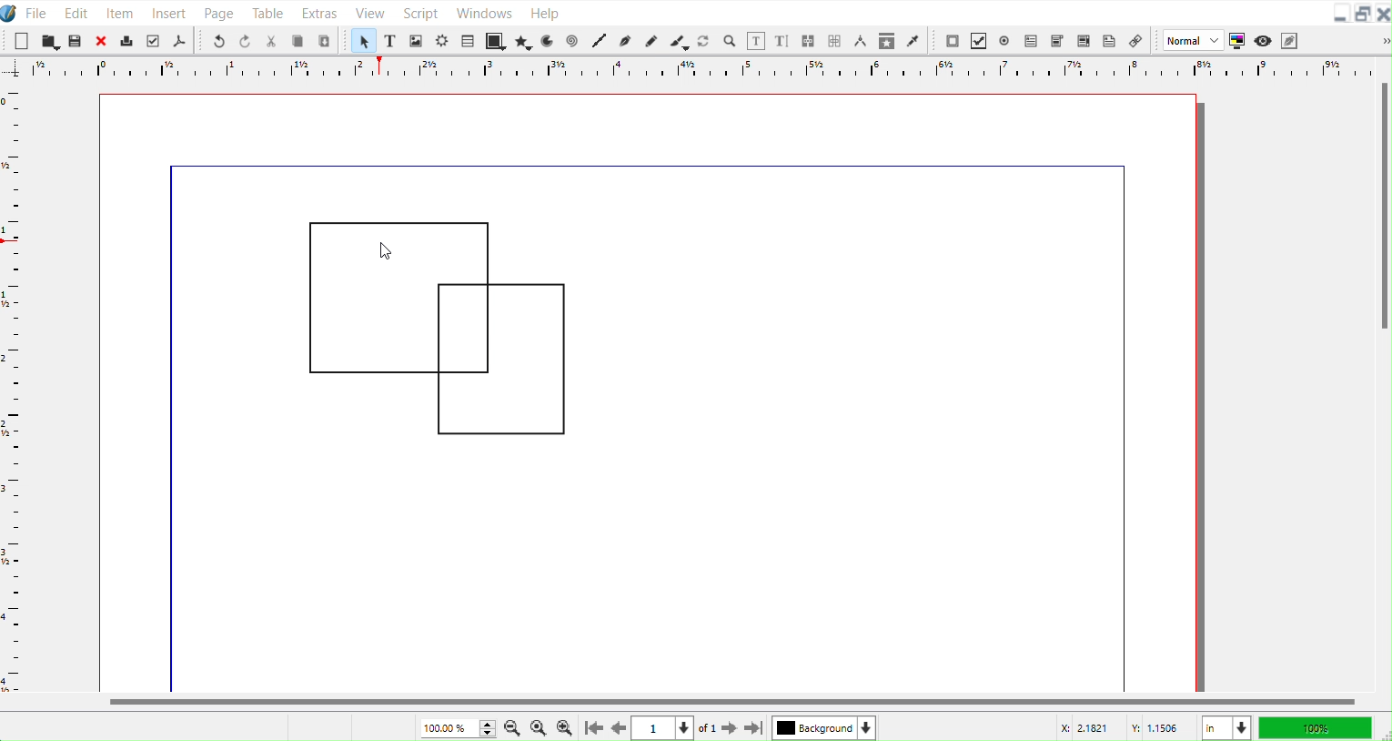  I want to click on Spiral, so click(573, 40).